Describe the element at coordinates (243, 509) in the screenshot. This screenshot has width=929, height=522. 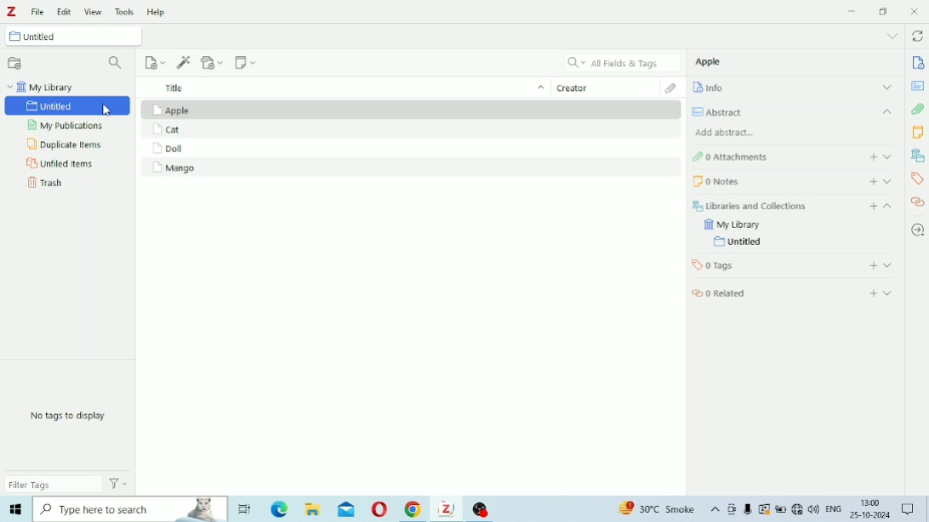
I see `` at that location.